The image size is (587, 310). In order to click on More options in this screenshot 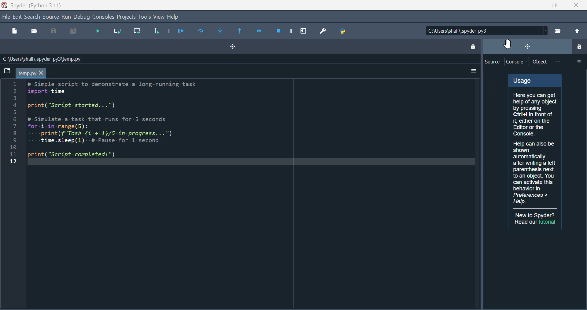, I will do `click(472, 71)`.